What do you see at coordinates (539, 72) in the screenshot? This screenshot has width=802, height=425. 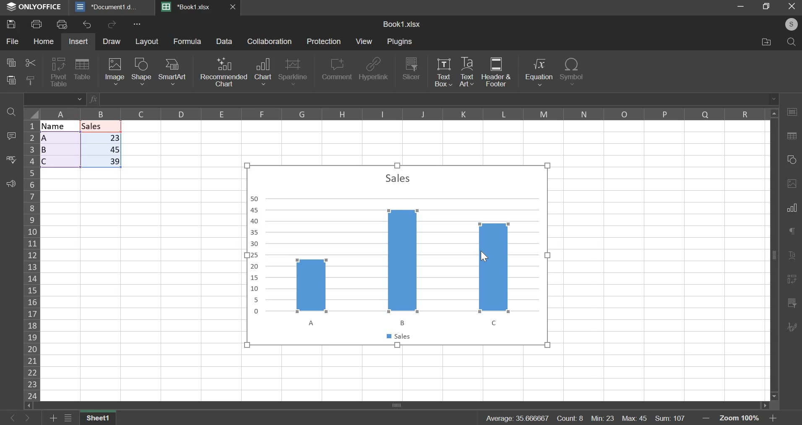 I see `equation` at bounding box center [539, 72].